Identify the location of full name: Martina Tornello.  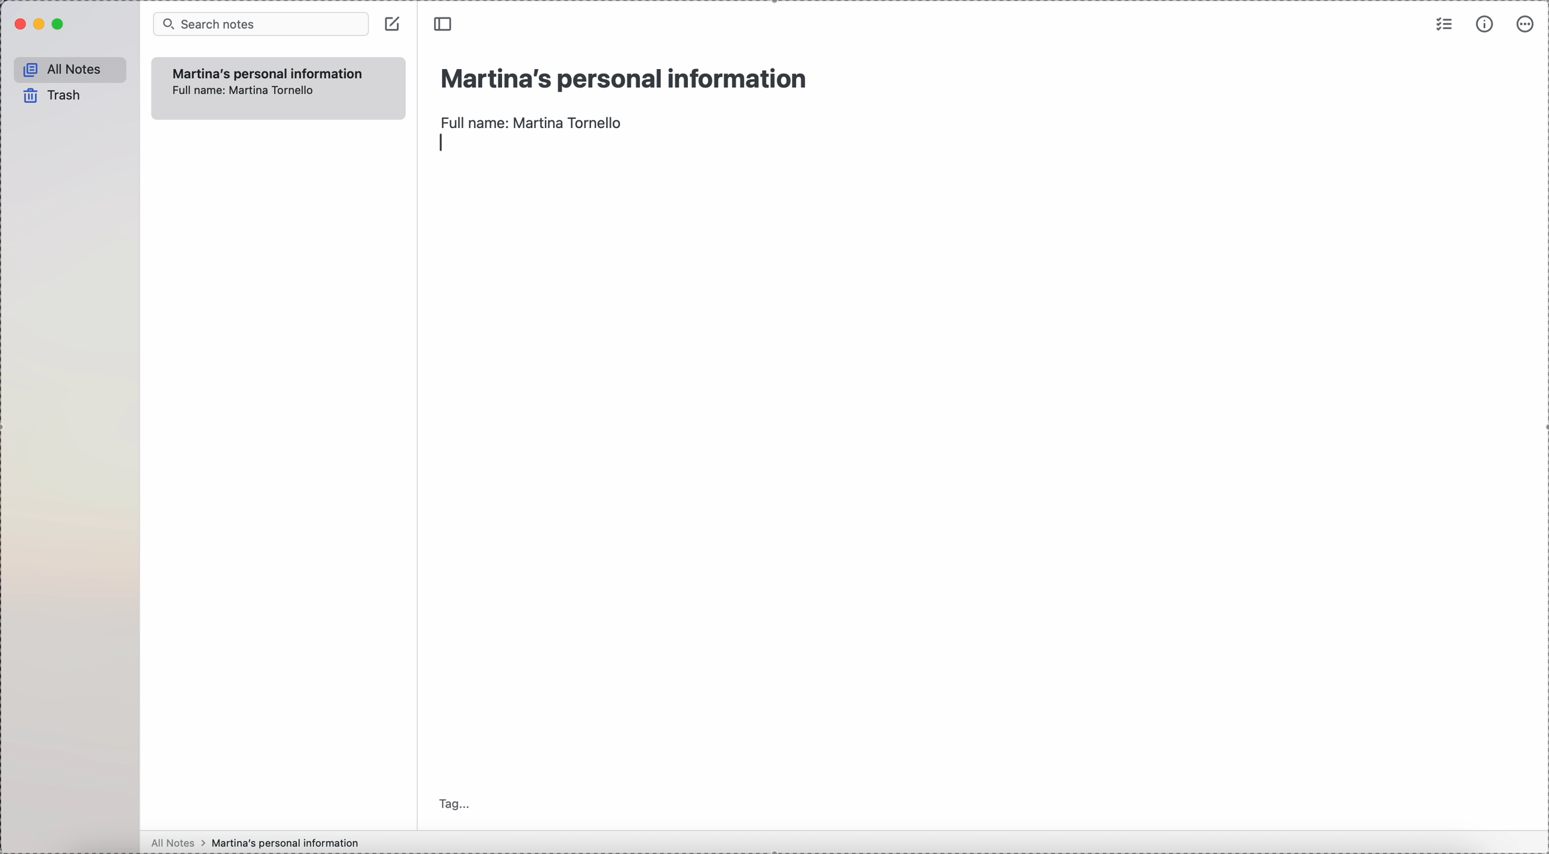
(533, 120).